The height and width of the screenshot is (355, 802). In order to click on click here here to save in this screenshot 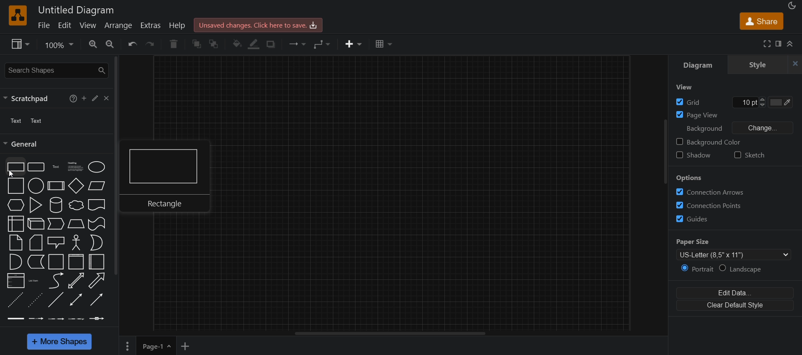, I will do `click(259, 25)`.